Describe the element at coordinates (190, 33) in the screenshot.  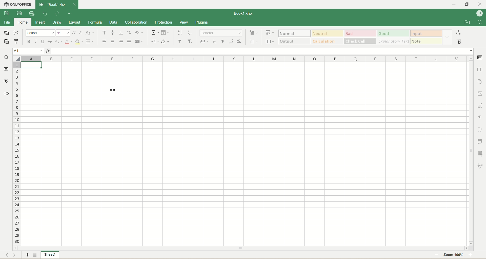
I see `sort descending` at that location.